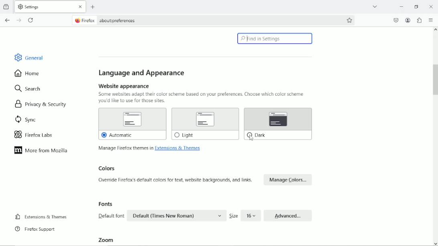  What do you see at coordinates (28, 56) in the screenshot?
I see `general` at bounding box center [28, 56].